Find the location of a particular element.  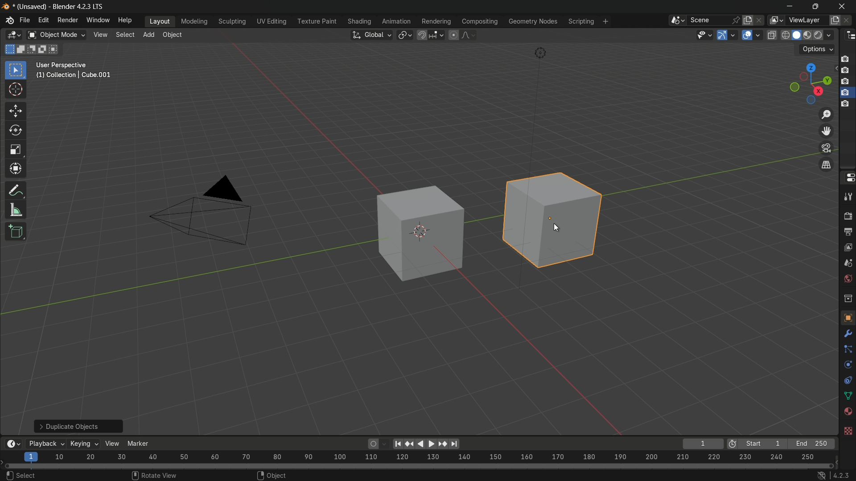

view tab is located at coordinates (99, 35).